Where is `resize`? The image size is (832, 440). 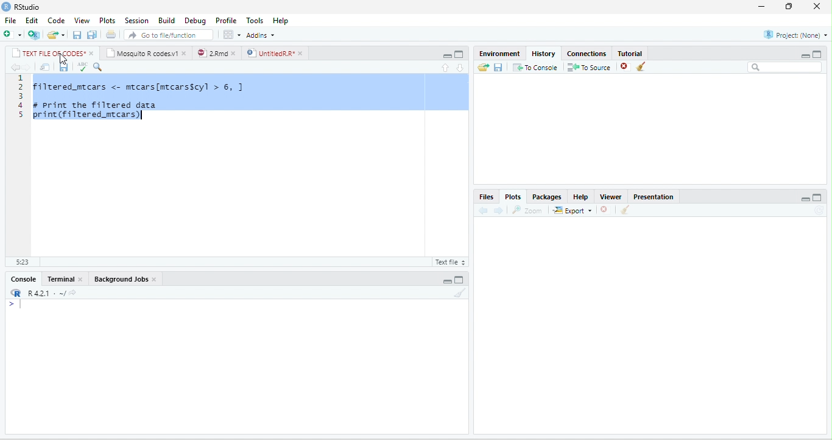 resize is located at coordinates (787, 7).